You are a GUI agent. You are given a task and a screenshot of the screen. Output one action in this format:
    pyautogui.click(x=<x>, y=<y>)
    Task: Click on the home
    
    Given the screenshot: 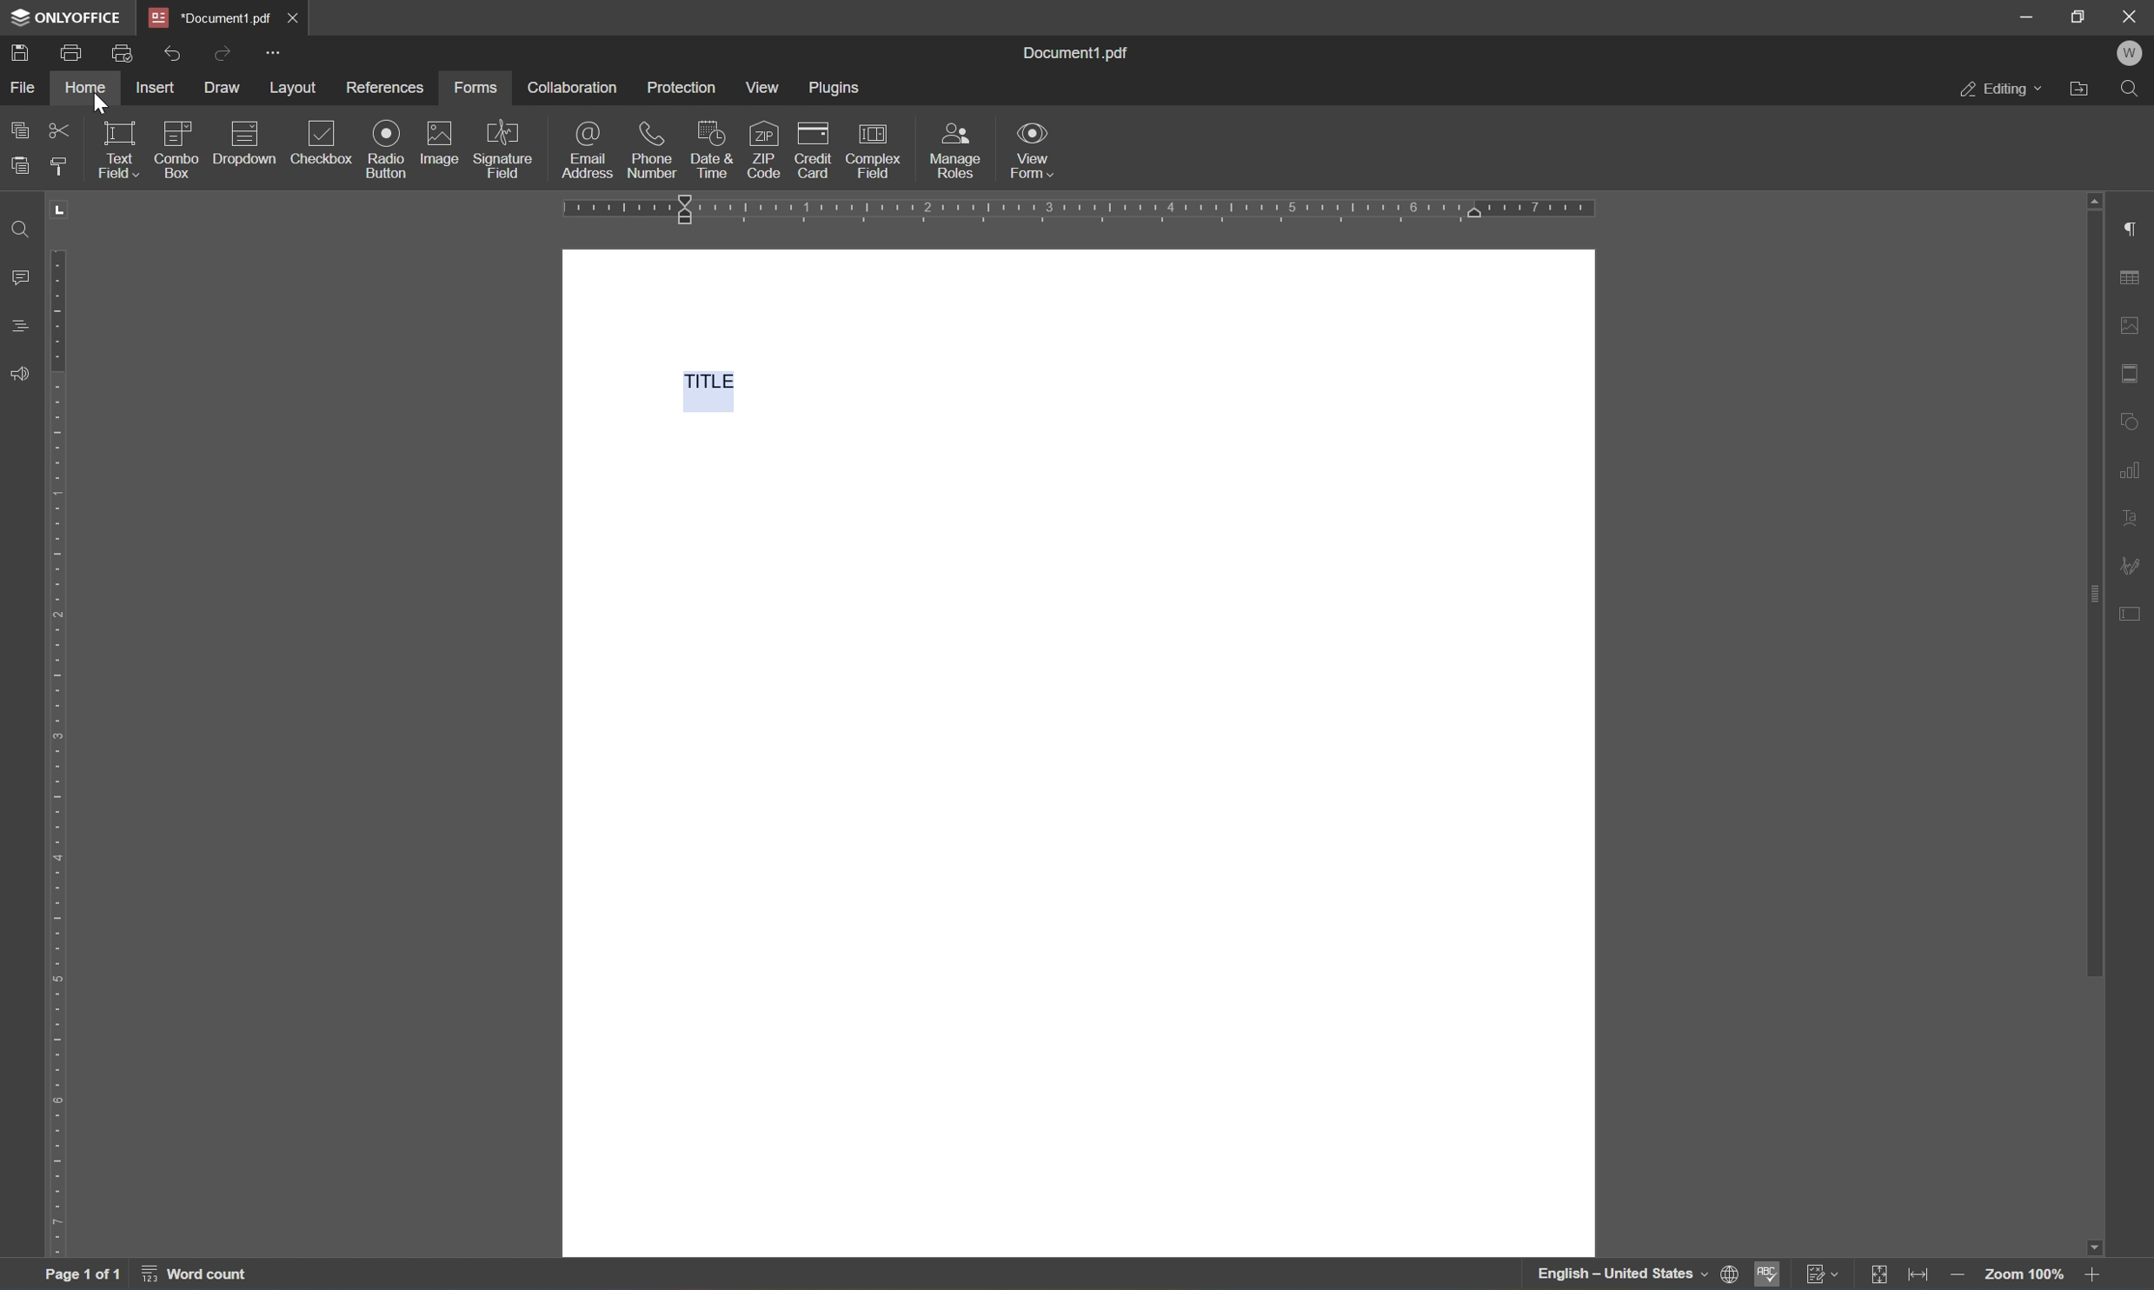 What is the action you would take?
    pyautogui.click(x=88, y=85)
    